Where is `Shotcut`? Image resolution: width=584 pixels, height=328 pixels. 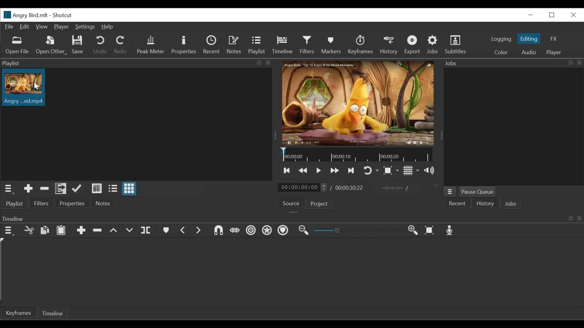 Shotcut is located at coordinates (63, 15).